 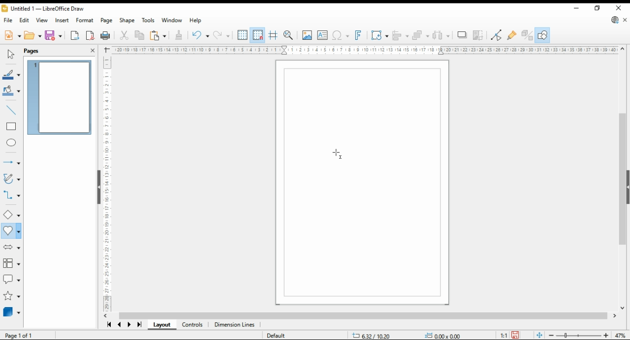 What do you see at coordinates (11, 196) in the screenshot?
I see `connectors and ` at bounding box center [11, 196].